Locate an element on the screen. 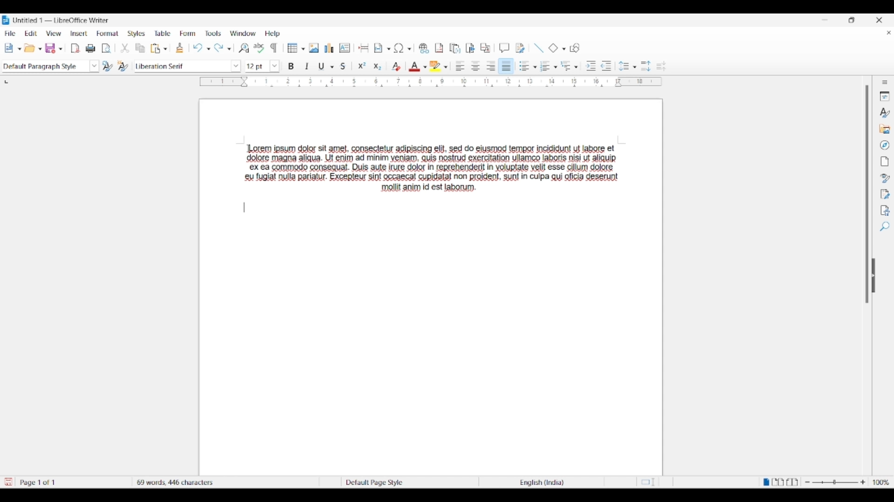 Image resolution: width=894 pixels, height=502 pixels. 69 words, 446 characters is located at coordinates (176, 481).